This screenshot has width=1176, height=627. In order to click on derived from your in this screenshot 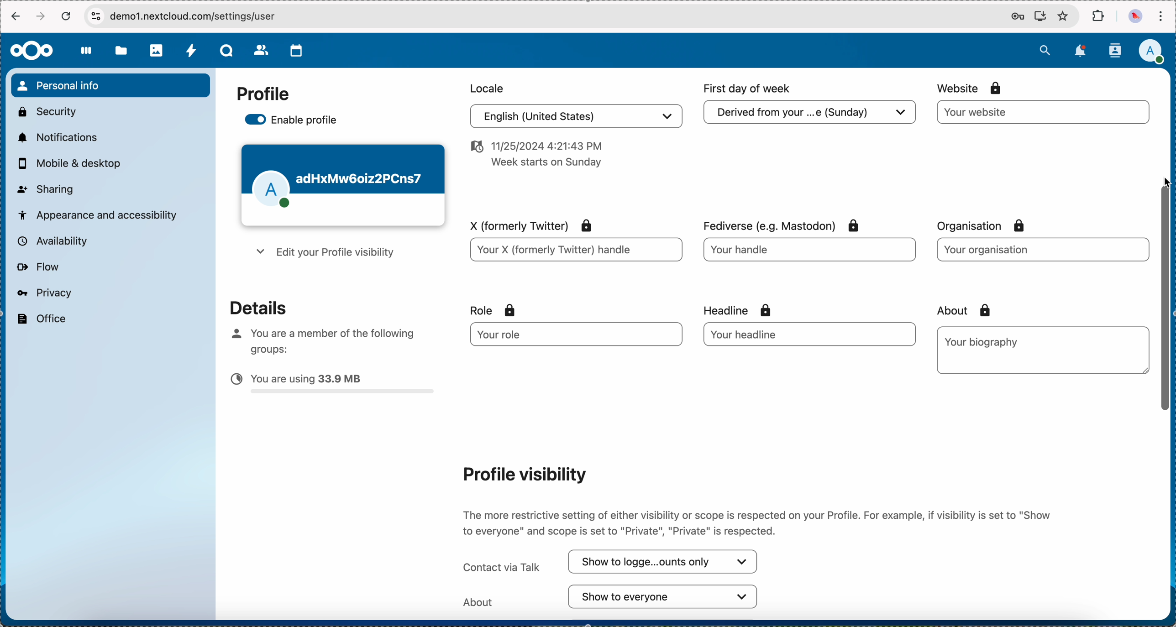, I will do `click(808, 115)`.